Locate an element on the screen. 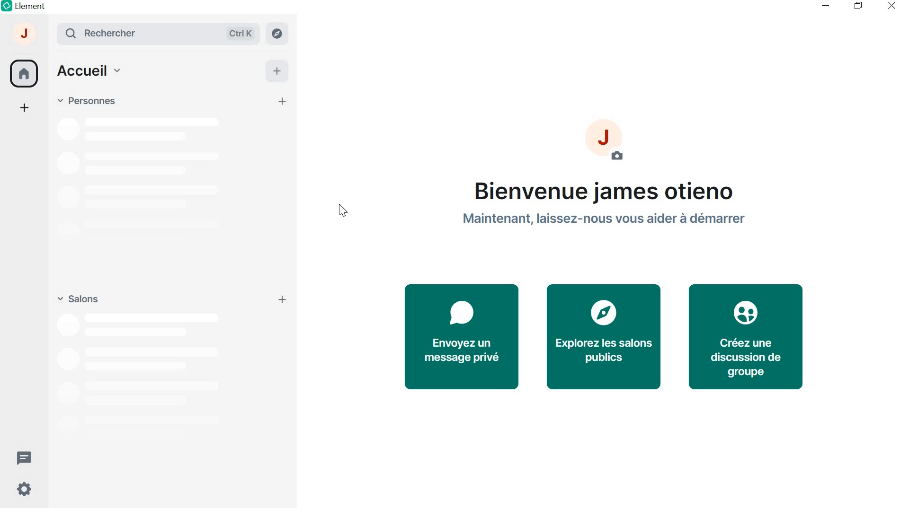 The image size is (909, 508). salons is located at coordinates (77, 297).